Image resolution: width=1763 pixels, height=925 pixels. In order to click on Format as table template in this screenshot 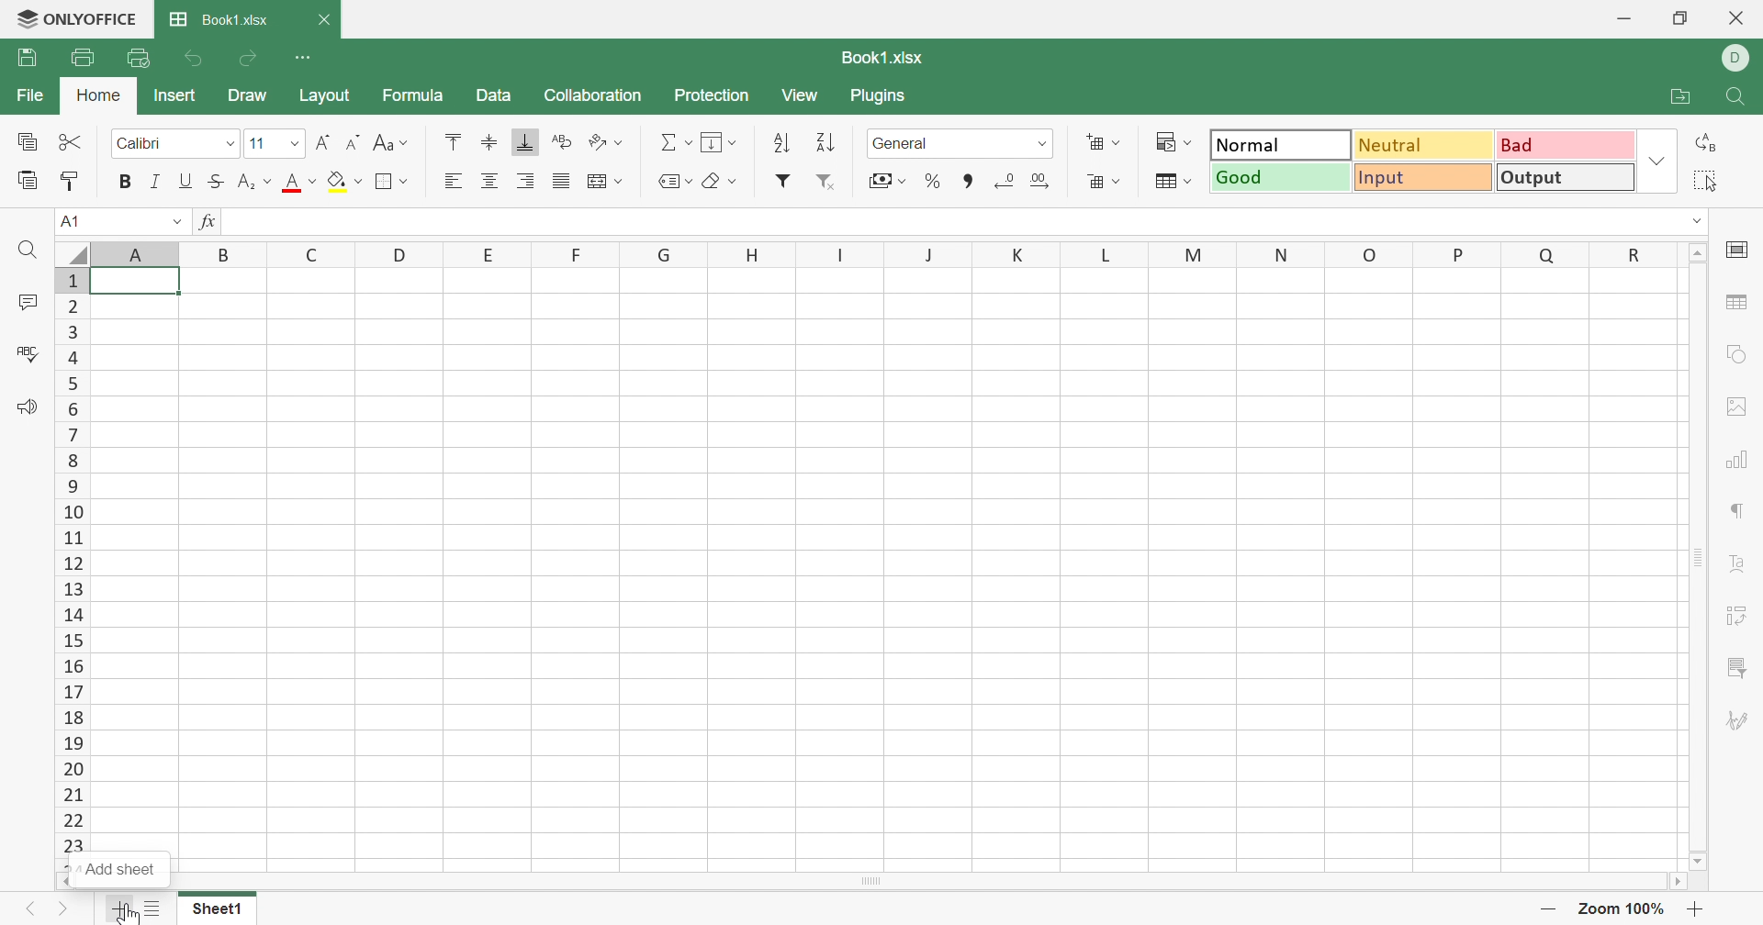, I will do `click(1173, 183)`.